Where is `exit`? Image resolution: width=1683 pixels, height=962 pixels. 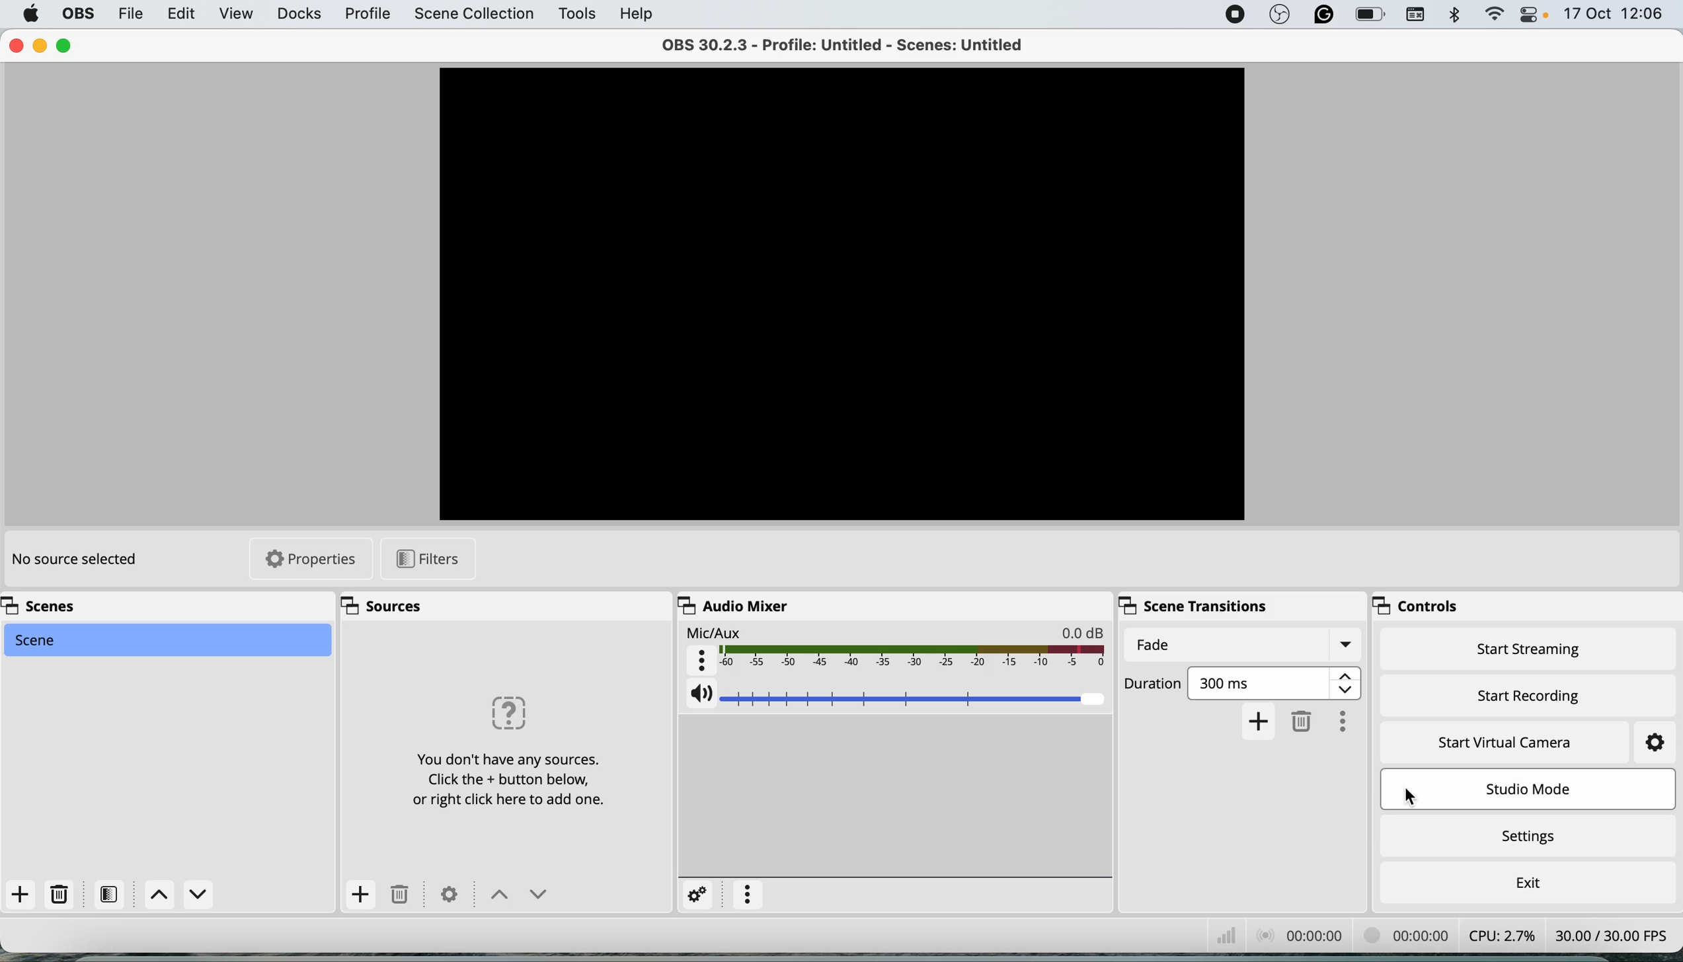
exit is located at coordinates (1530, 881).